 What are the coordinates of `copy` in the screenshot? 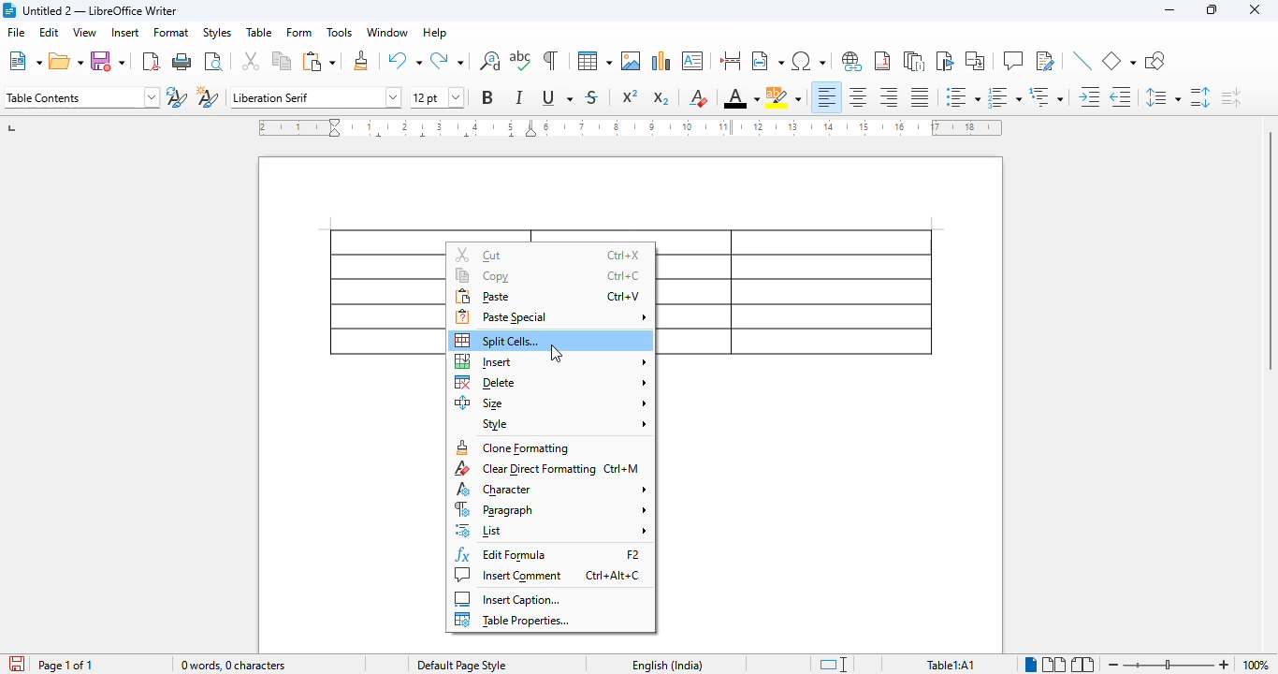 It's located at (484, 275).